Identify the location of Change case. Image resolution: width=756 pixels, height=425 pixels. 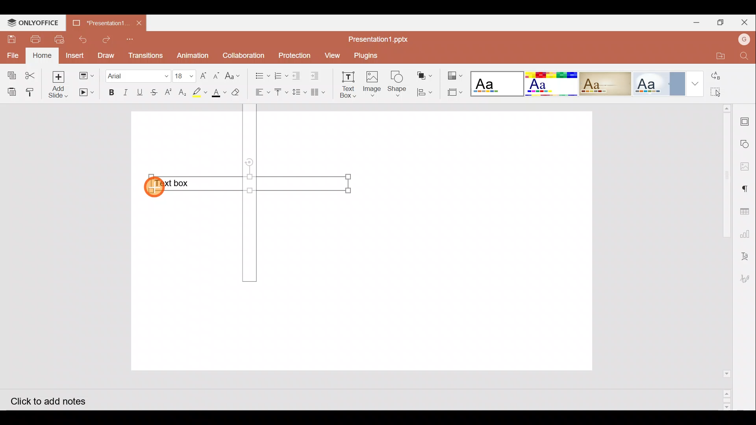
(234, 74).